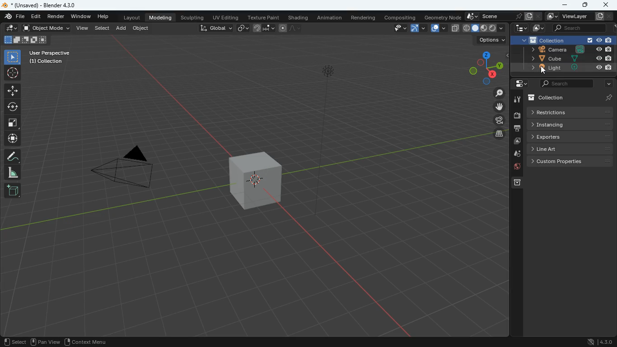 This screenshot has width=617, height=347. Describe the element at coordinates (397, 28) in the screenshot. I see `select` at that location.